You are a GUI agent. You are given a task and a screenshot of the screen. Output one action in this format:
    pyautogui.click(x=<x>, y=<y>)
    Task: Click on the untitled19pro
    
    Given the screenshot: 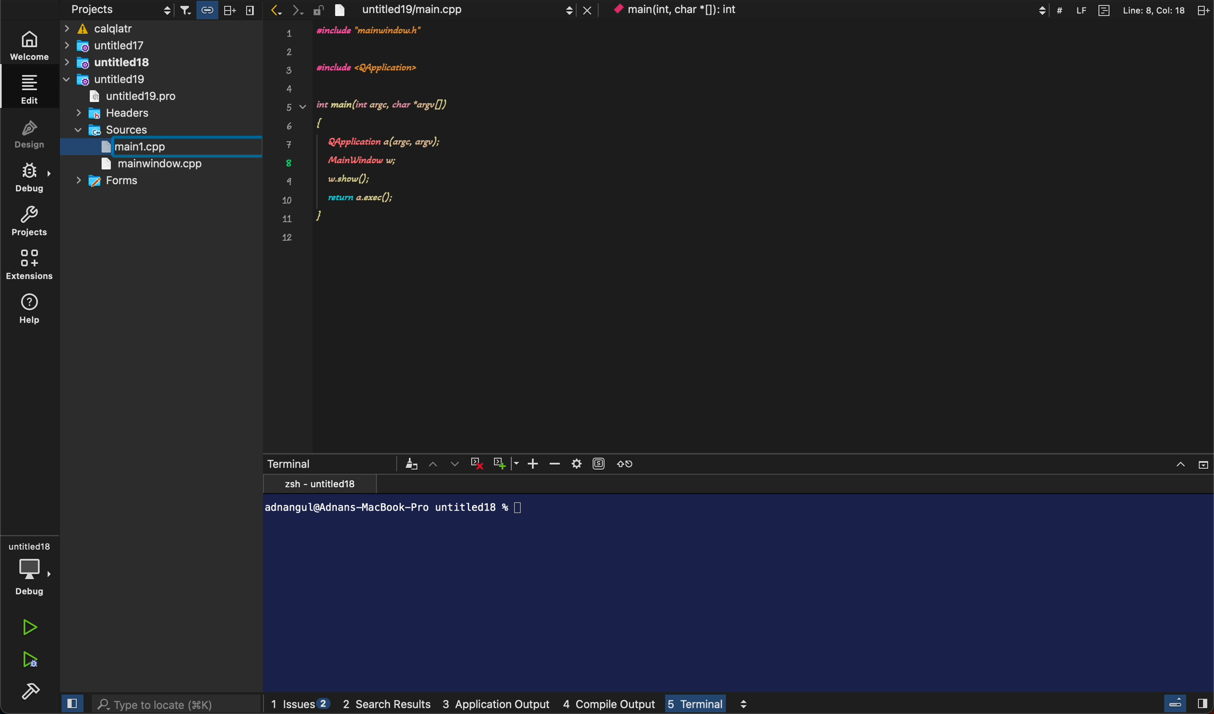 What is the action you would take?
    pyautogui.click(x=132, y=96)
    